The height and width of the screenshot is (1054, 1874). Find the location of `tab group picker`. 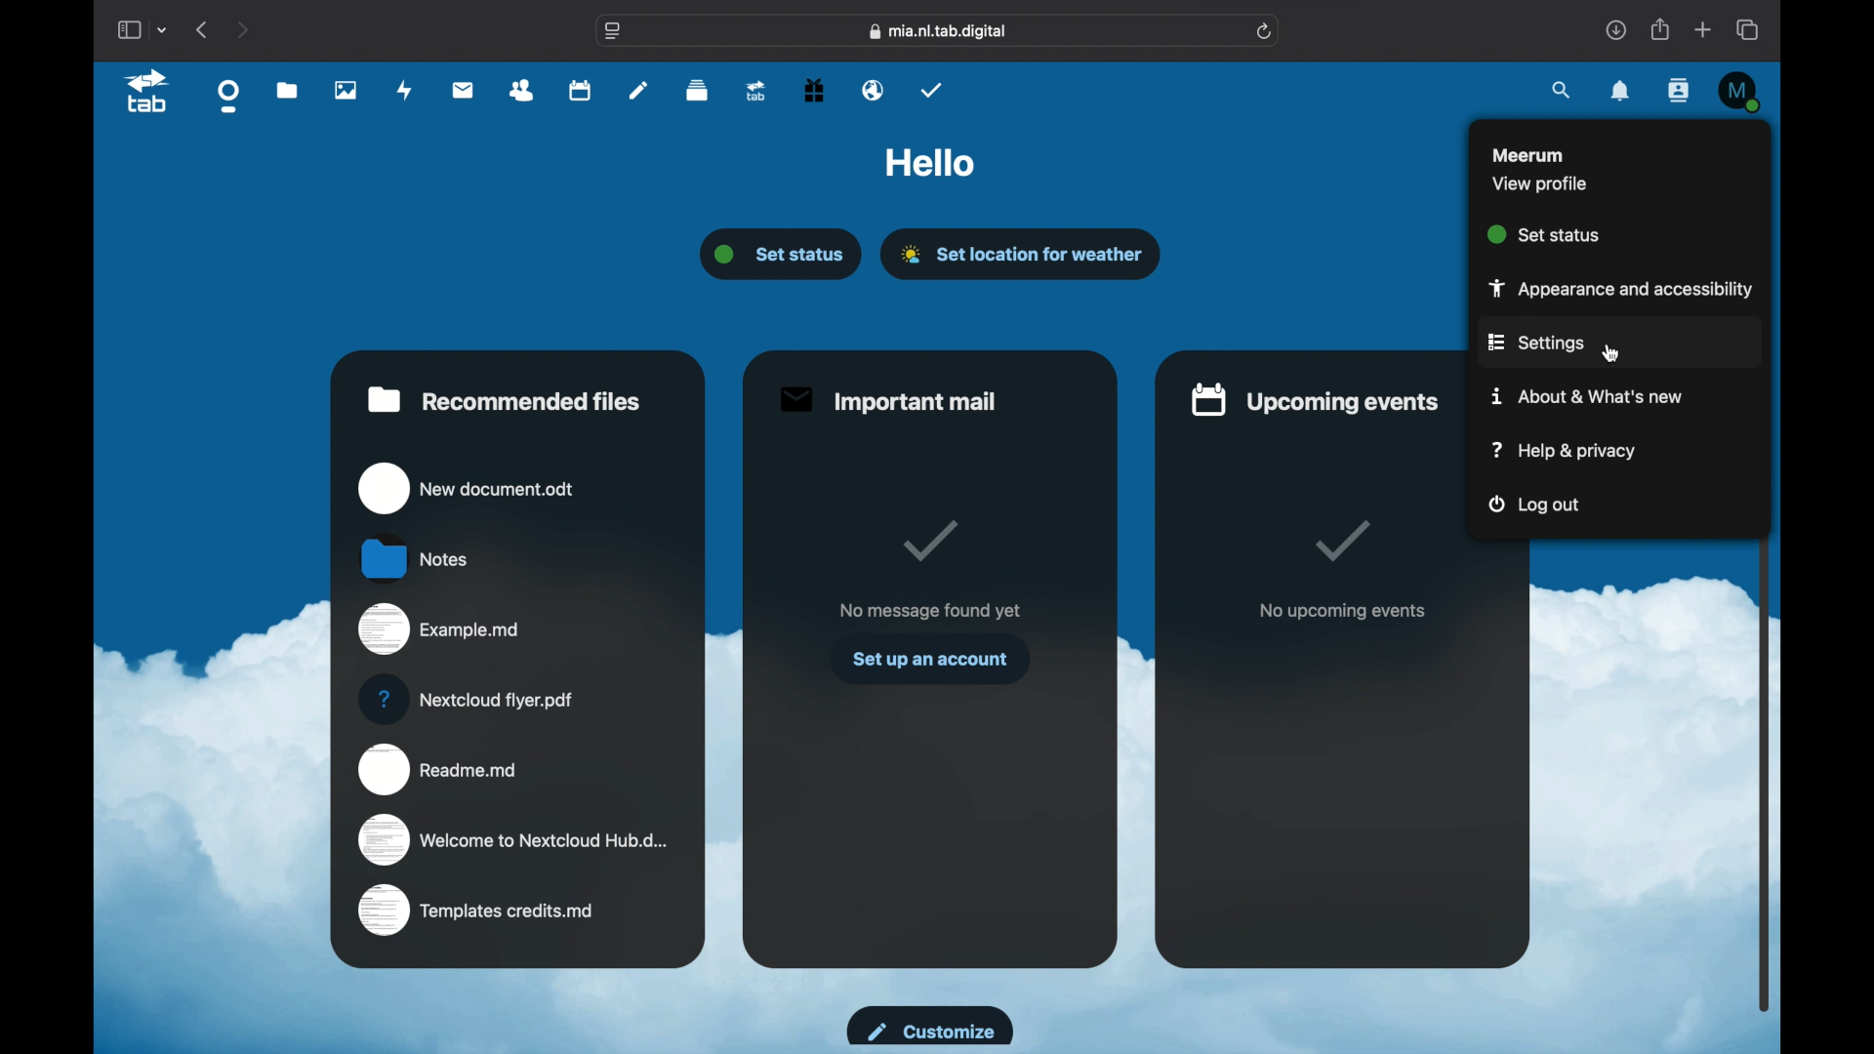

tab group picker is located at coordinates (165, 30).